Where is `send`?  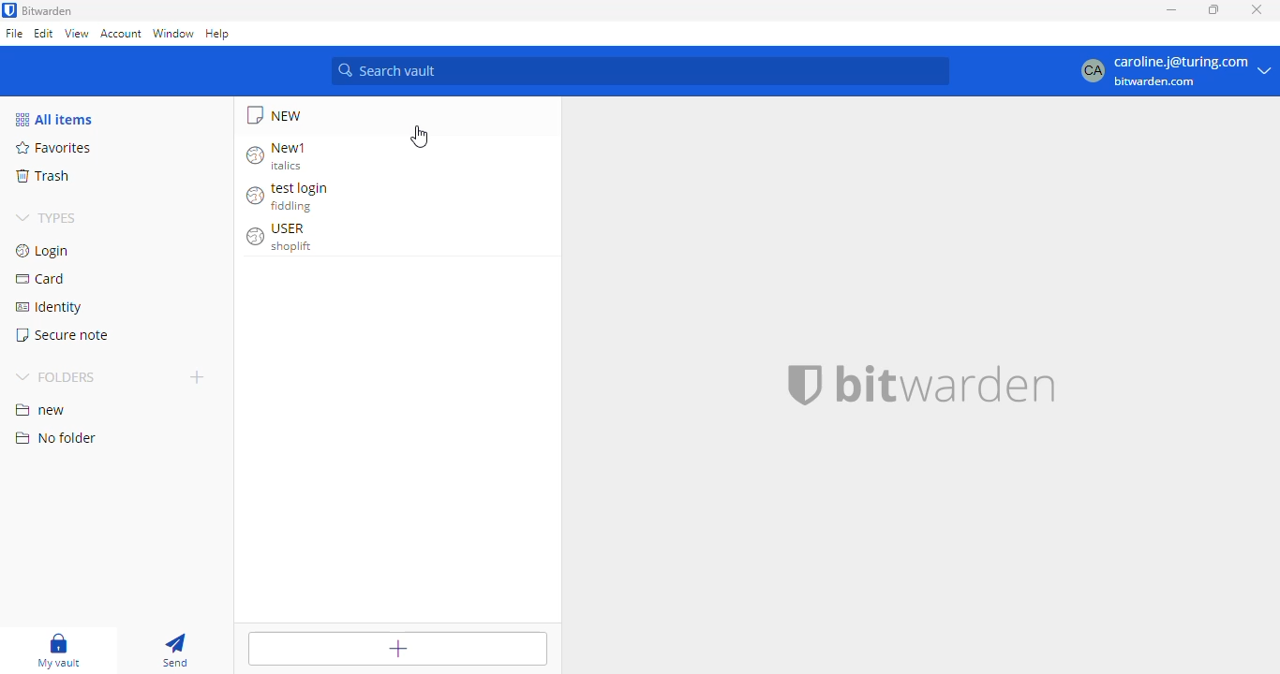
send is located at coordinates (176, 651).